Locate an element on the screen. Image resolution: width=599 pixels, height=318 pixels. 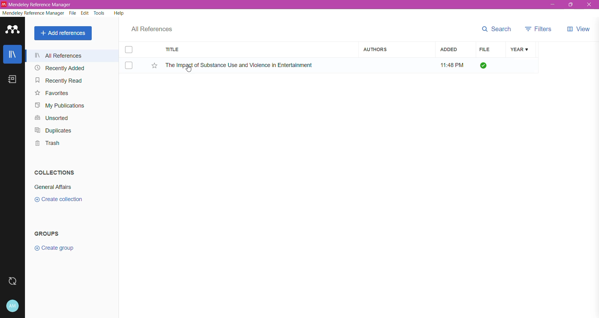
Click to select Item(s) is located at coordinates (129, 50).